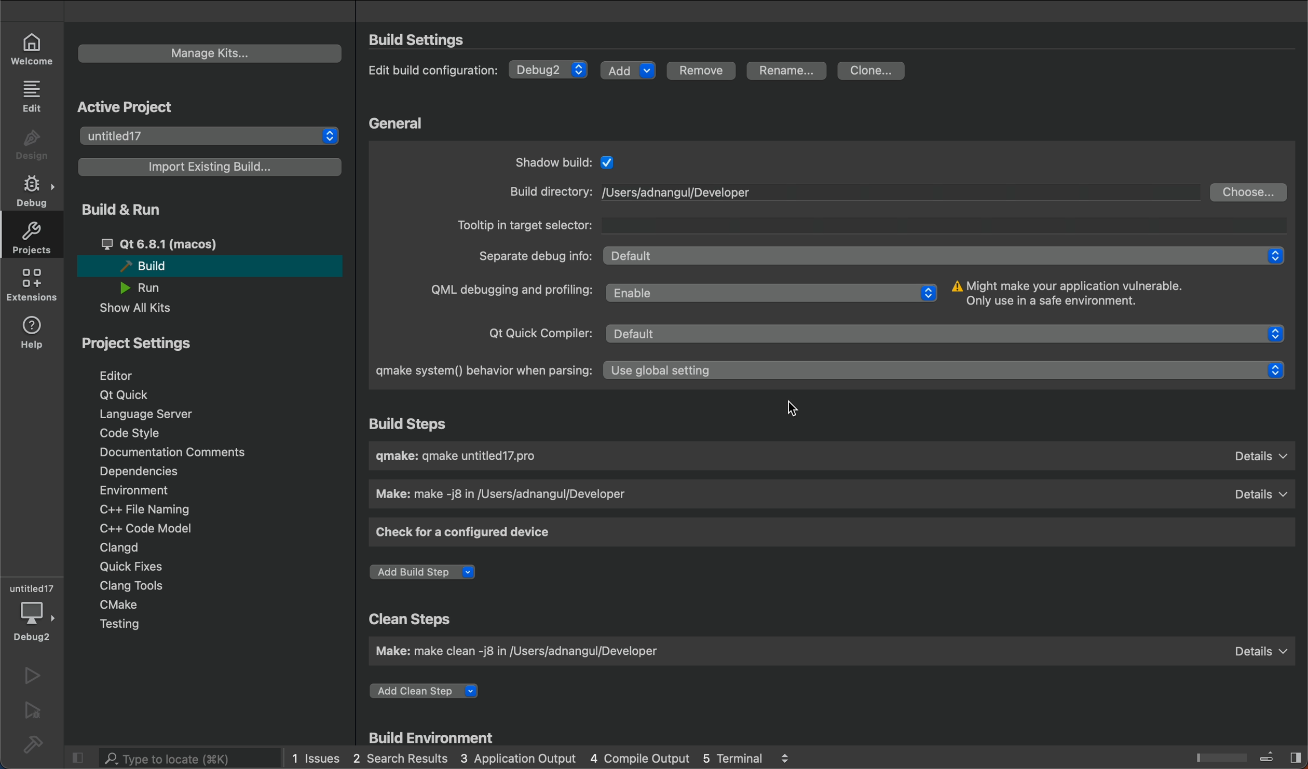  Describe the element at coordinates (129, 107) in the screenshot. I see `active projects` at that location.